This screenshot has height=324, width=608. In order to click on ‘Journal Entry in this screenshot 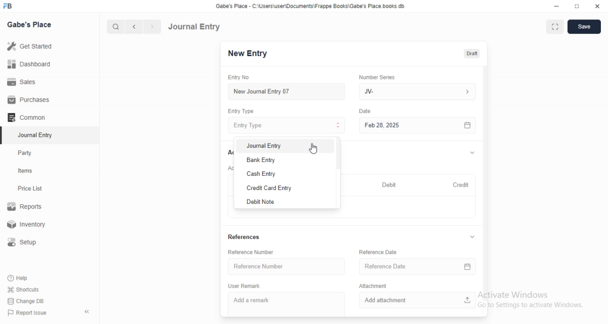, I will do `click(37, 135)`.